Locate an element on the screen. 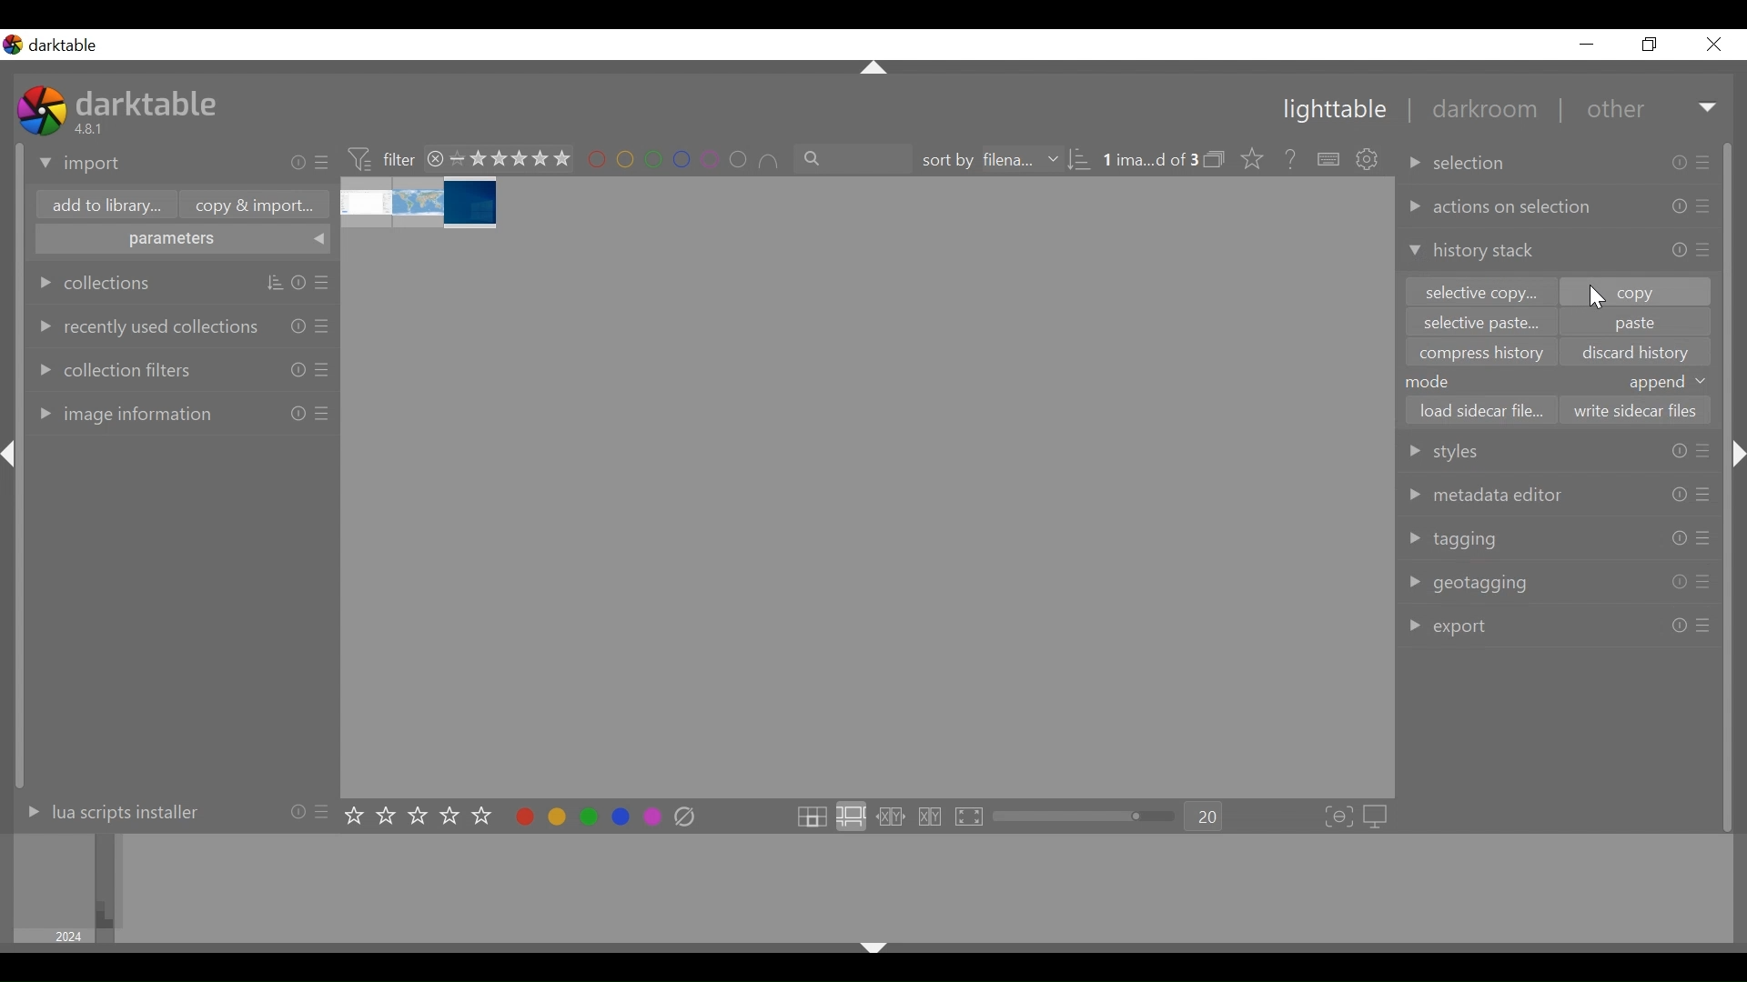 The width and height of the screenshot is (1747, 982). info is located at coordinates (298, 369).